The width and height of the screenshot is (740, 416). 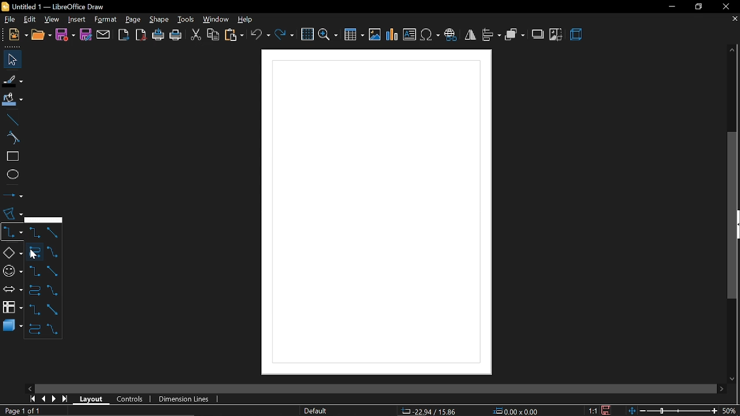 I want to click on crop, so click(x=556, y=35).